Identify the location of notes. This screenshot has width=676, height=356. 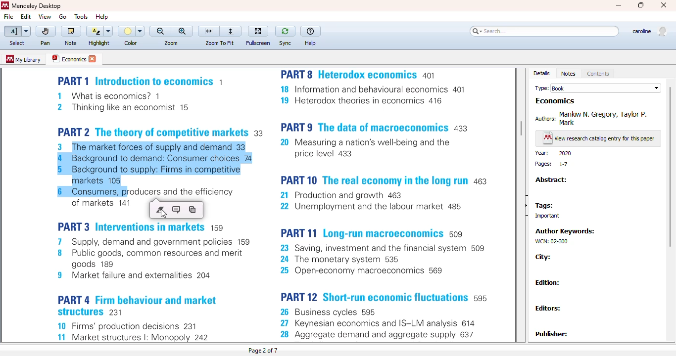
(568, 74).